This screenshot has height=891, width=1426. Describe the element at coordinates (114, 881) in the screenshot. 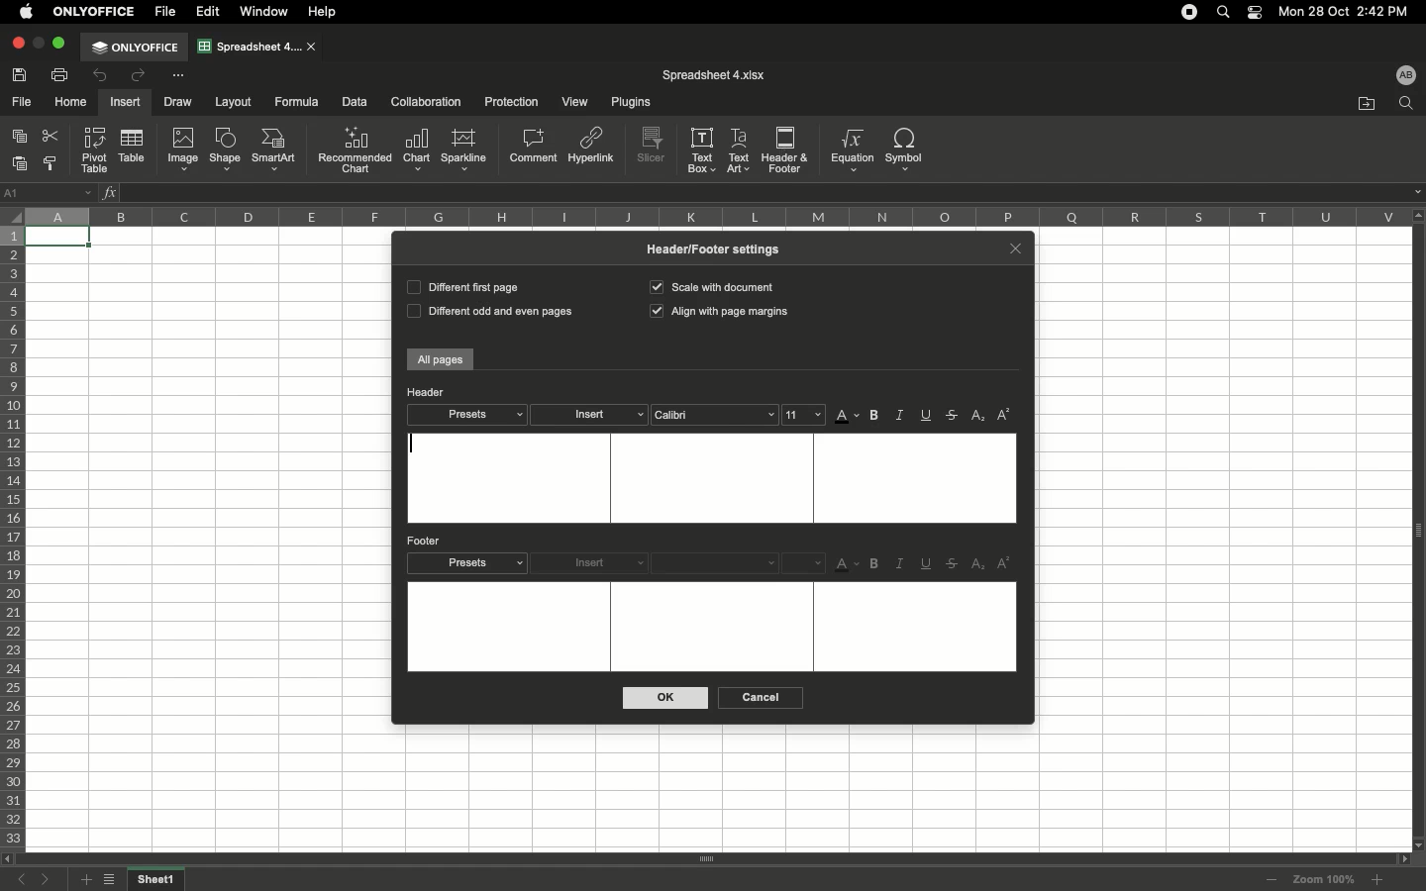

I see `List of sheets` at that location.